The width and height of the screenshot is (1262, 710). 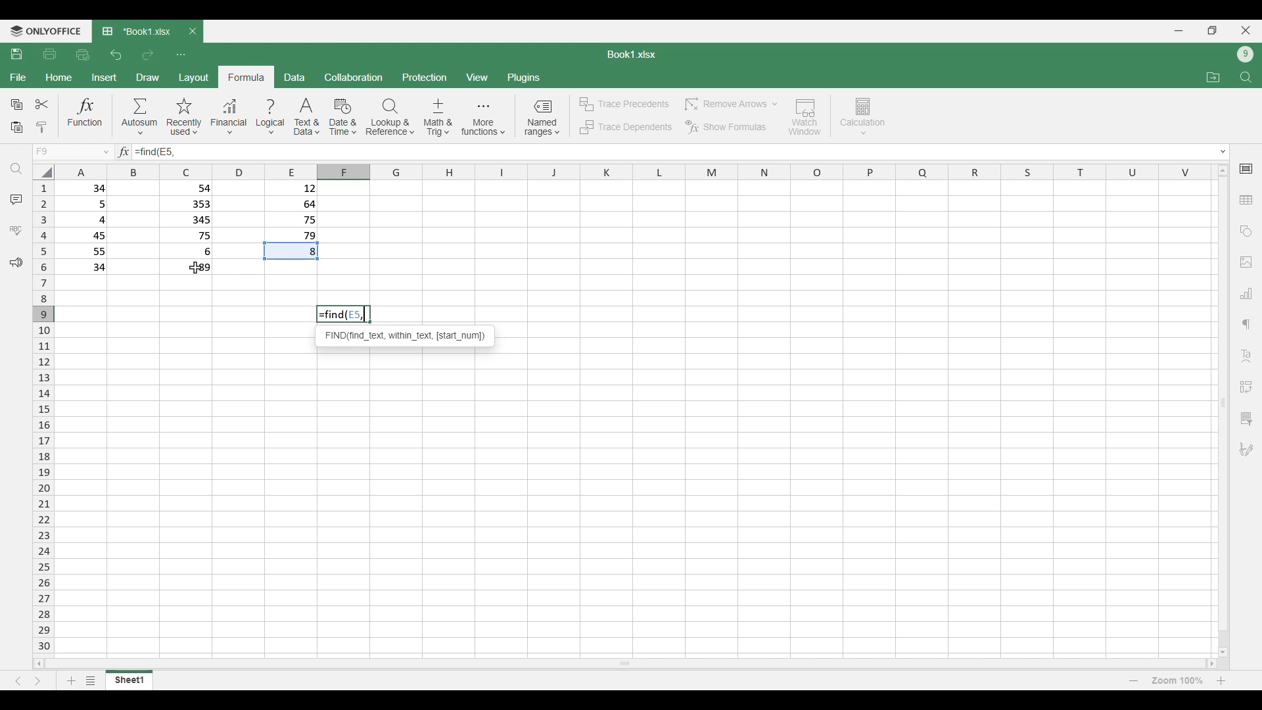 I want to click on Cursor clicking on cell, so click(x=195, y=268).